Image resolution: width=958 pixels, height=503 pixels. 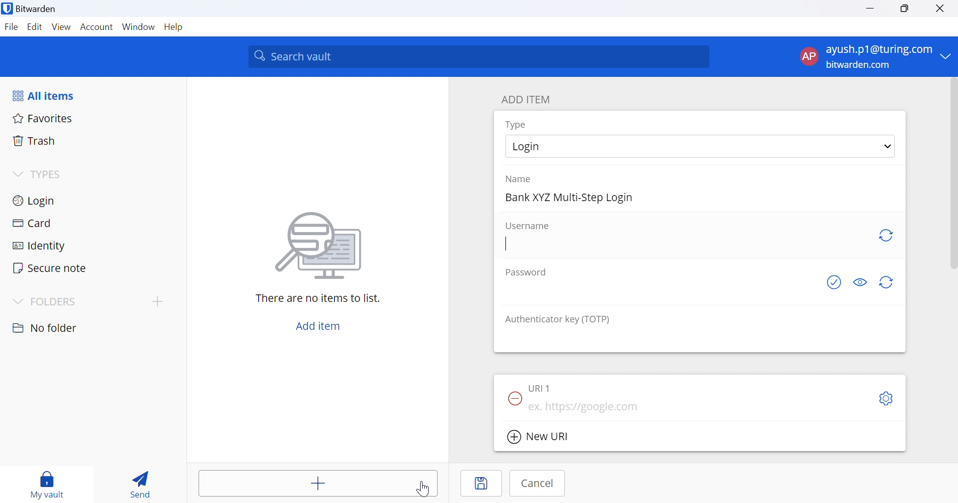 I want to click on View, so click(x=61, y=26).